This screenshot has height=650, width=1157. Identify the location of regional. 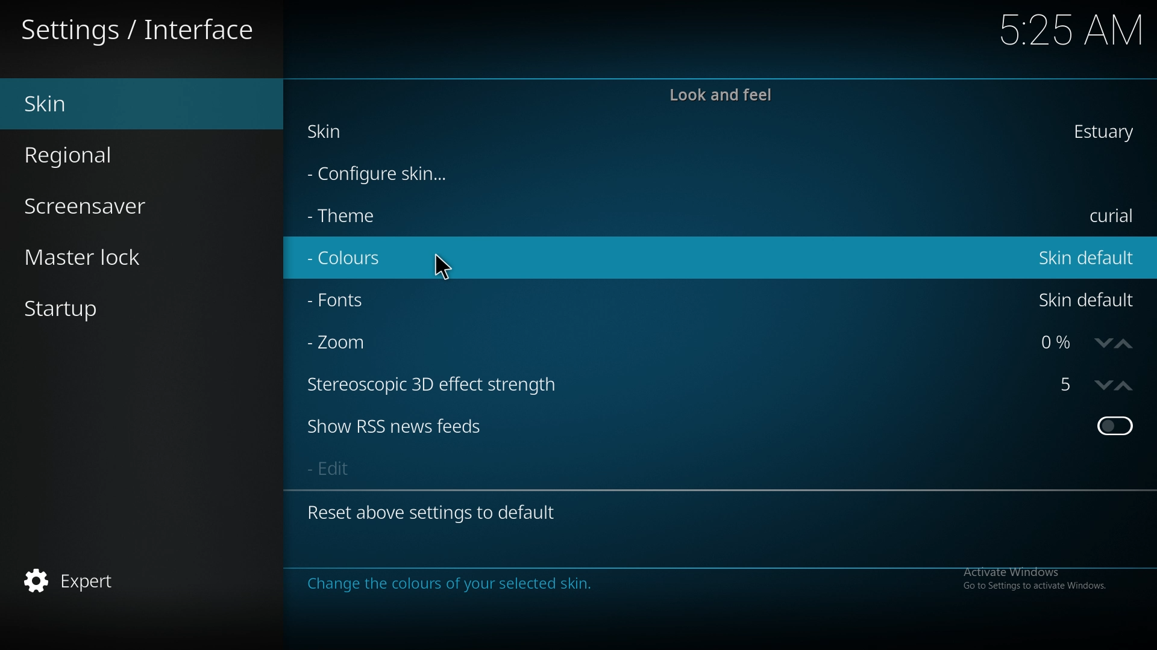
(102, 156).